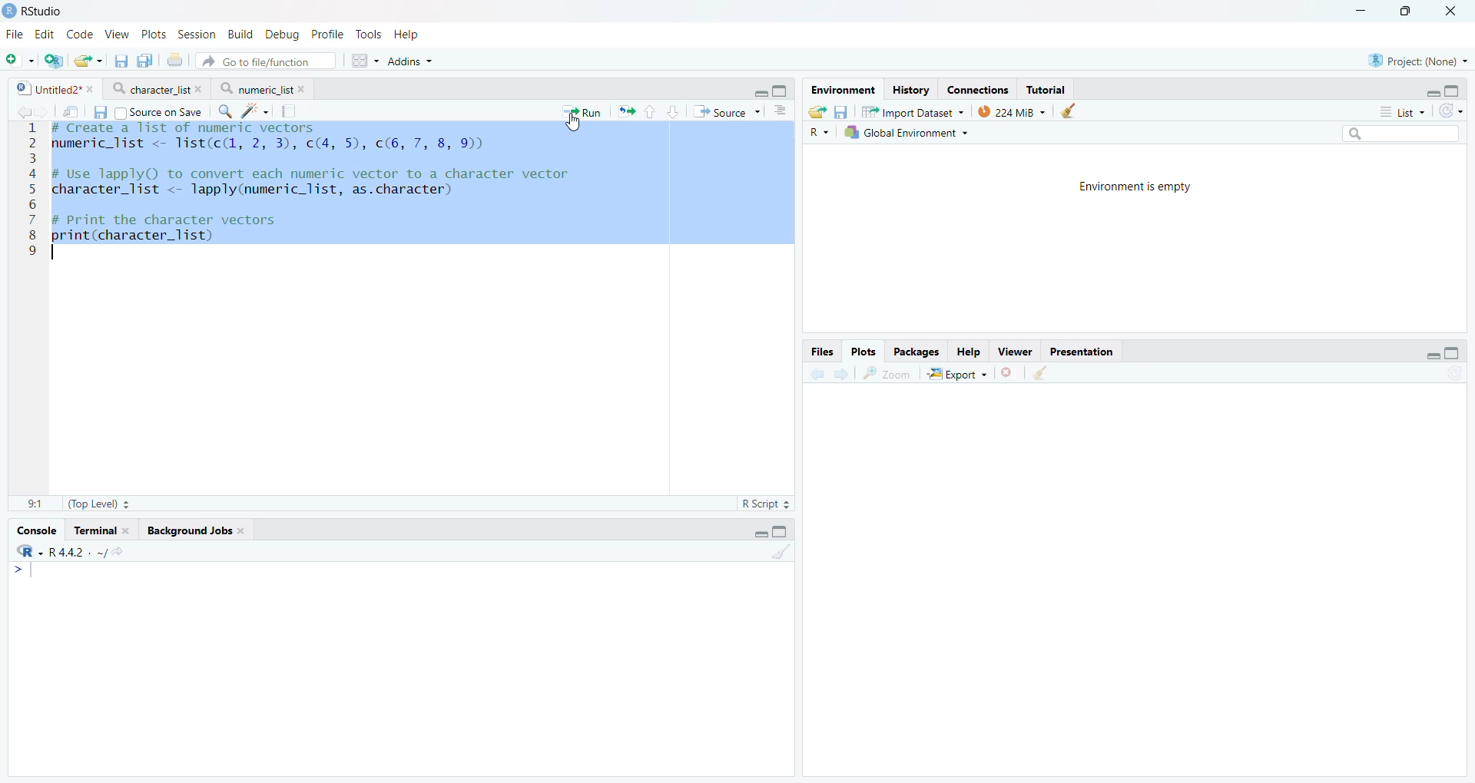 Image resolution: width=1475 pixels, height=783 pixels. I want to click on 1:1, so click(35, 503).